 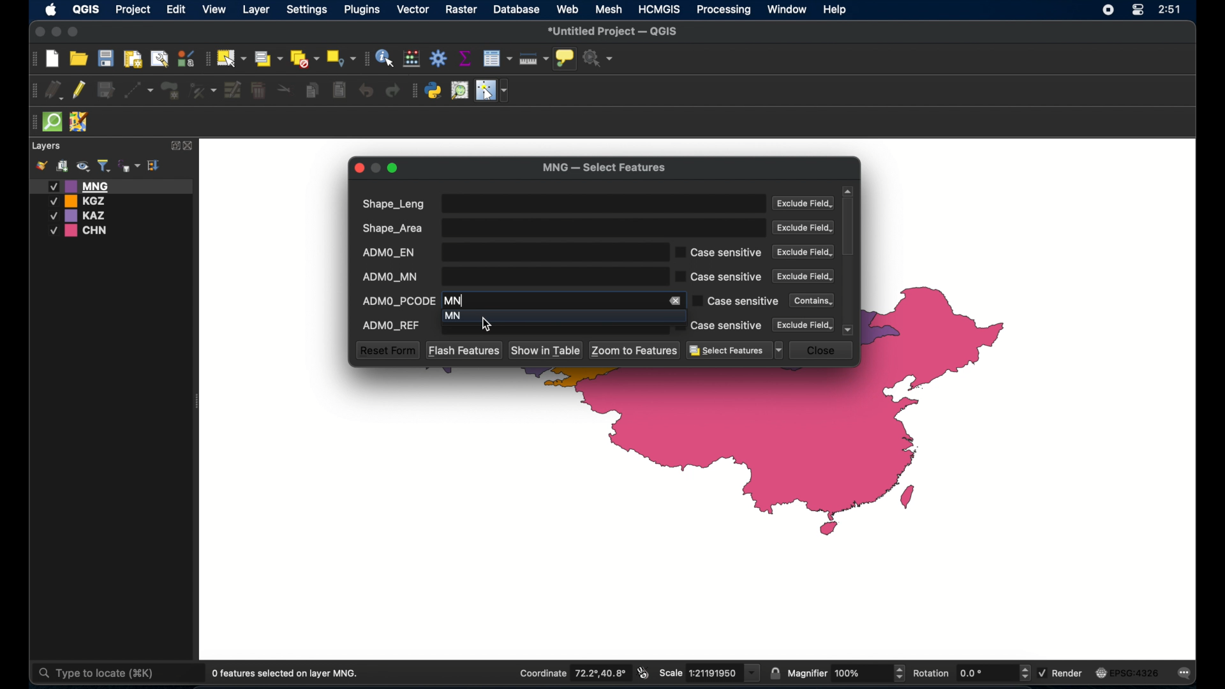 I want to click on jsom remote, so click(x=80, y=122).